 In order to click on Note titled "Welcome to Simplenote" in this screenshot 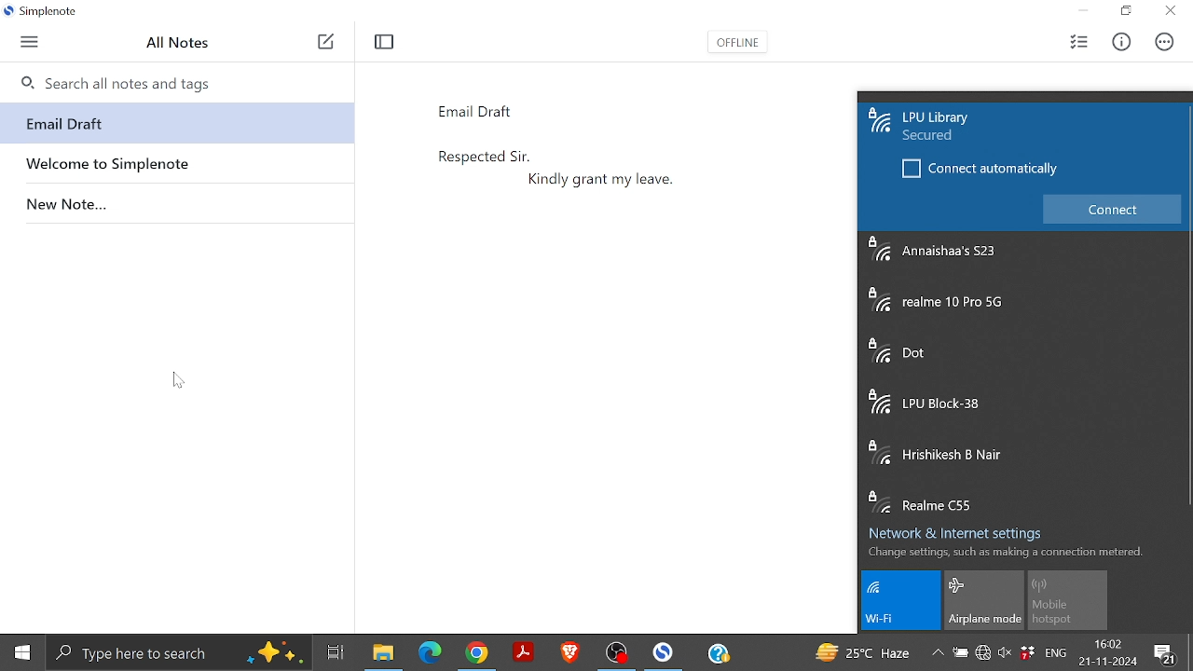, I will do `click(175, 161)`.